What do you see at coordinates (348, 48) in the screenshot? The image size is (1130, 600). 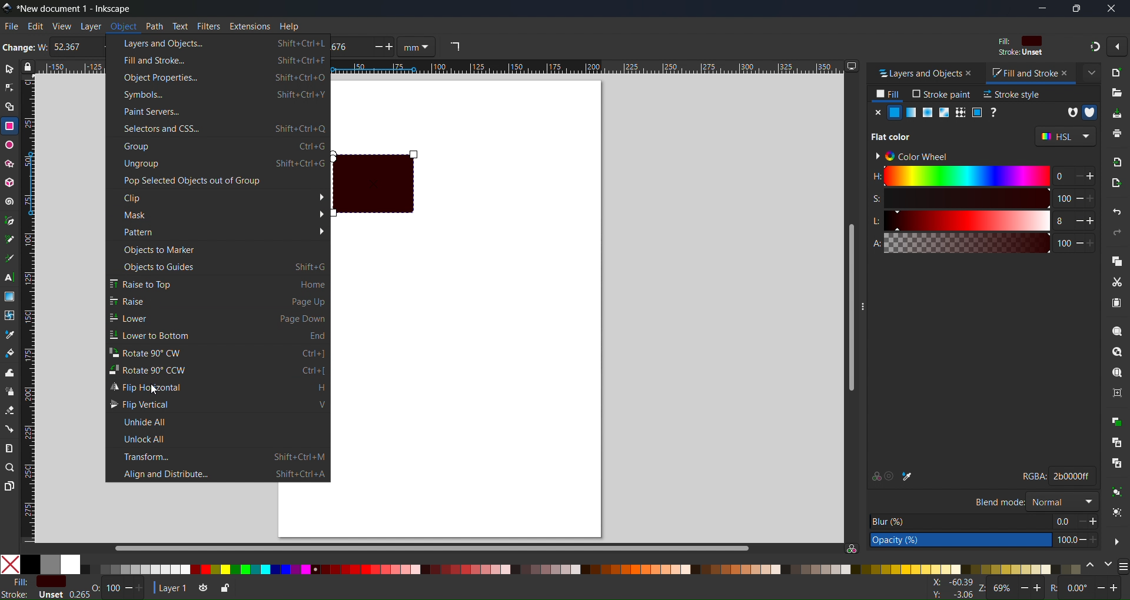 I see `Vertical radius of rounded corner 2.676` at bounding box center [348, 48].